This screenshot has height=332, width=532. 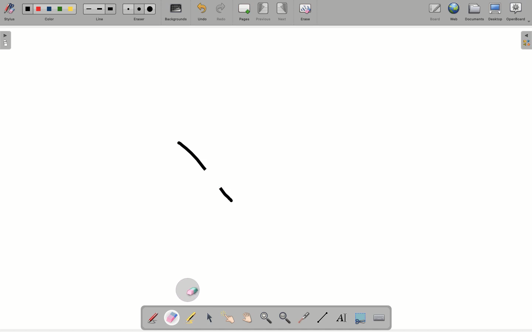 I want to click on Cut, so click(x=360, y=319).